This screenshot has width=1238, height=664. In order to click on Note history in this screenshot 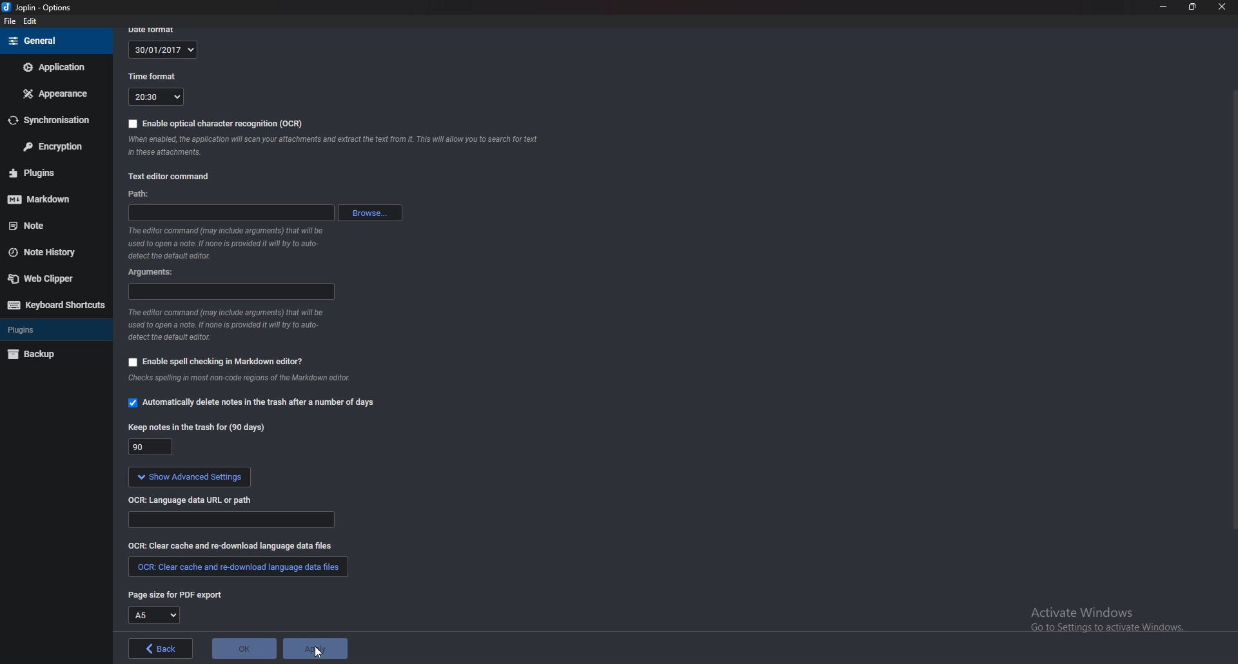, I will do `click(54, 251)`.